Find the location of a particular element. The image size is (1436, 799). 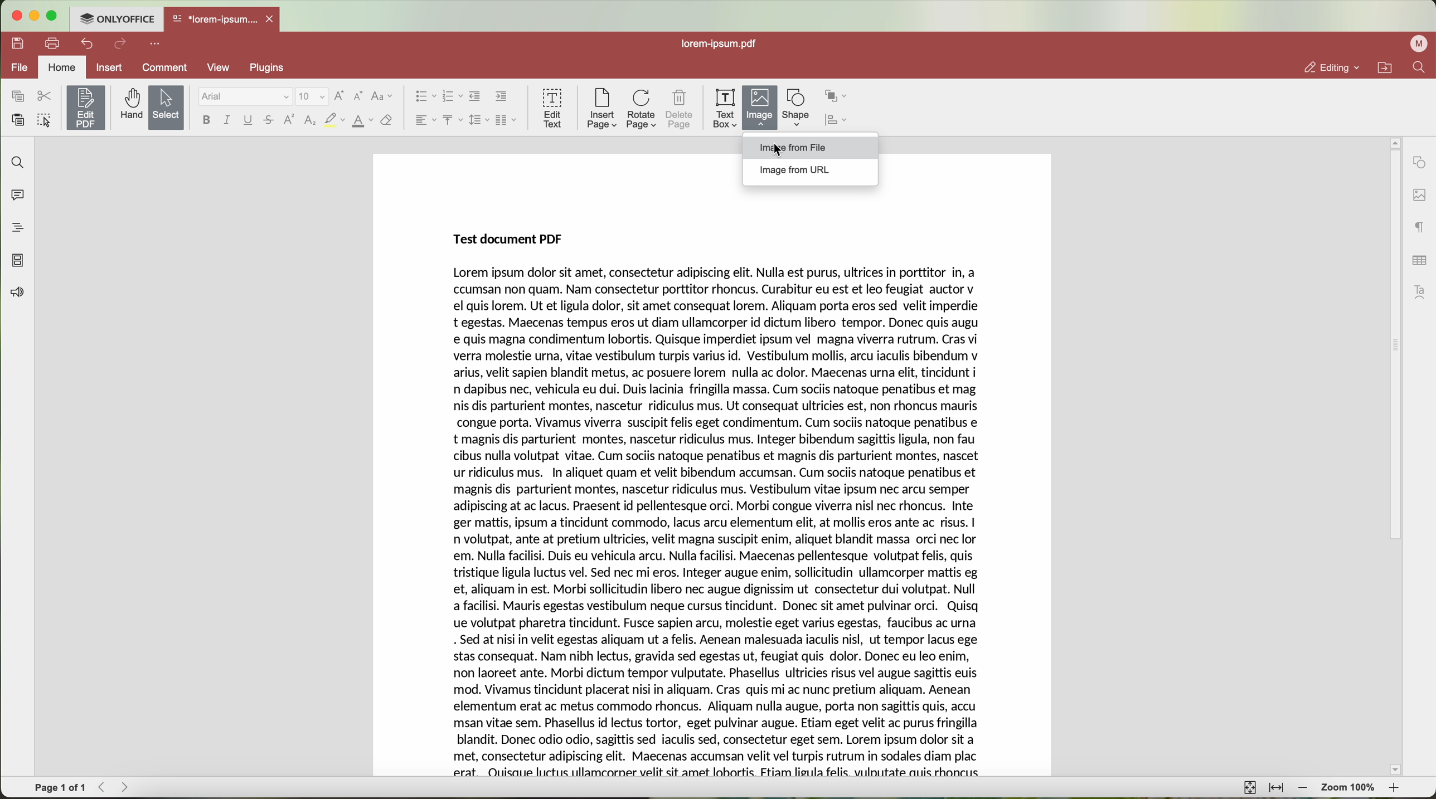

increase indent is located at coordinates (502, 96).